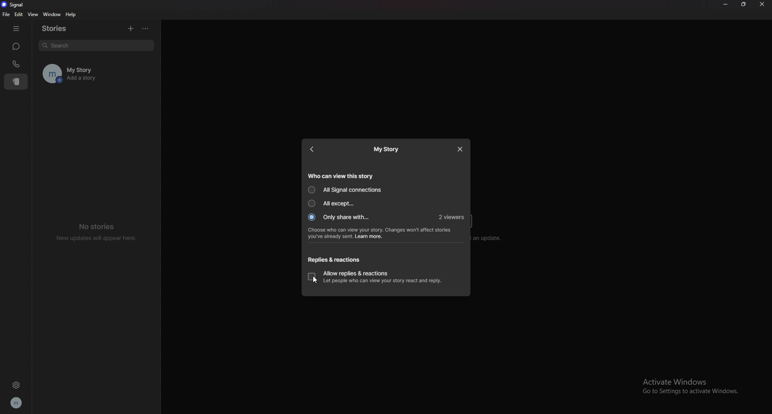 Image resolution: width=772 pixels, height=414 pixels. What do you see at coordinates (340, 217) in the screenshot?
I see `only share with` at bounding box center [340, 217].